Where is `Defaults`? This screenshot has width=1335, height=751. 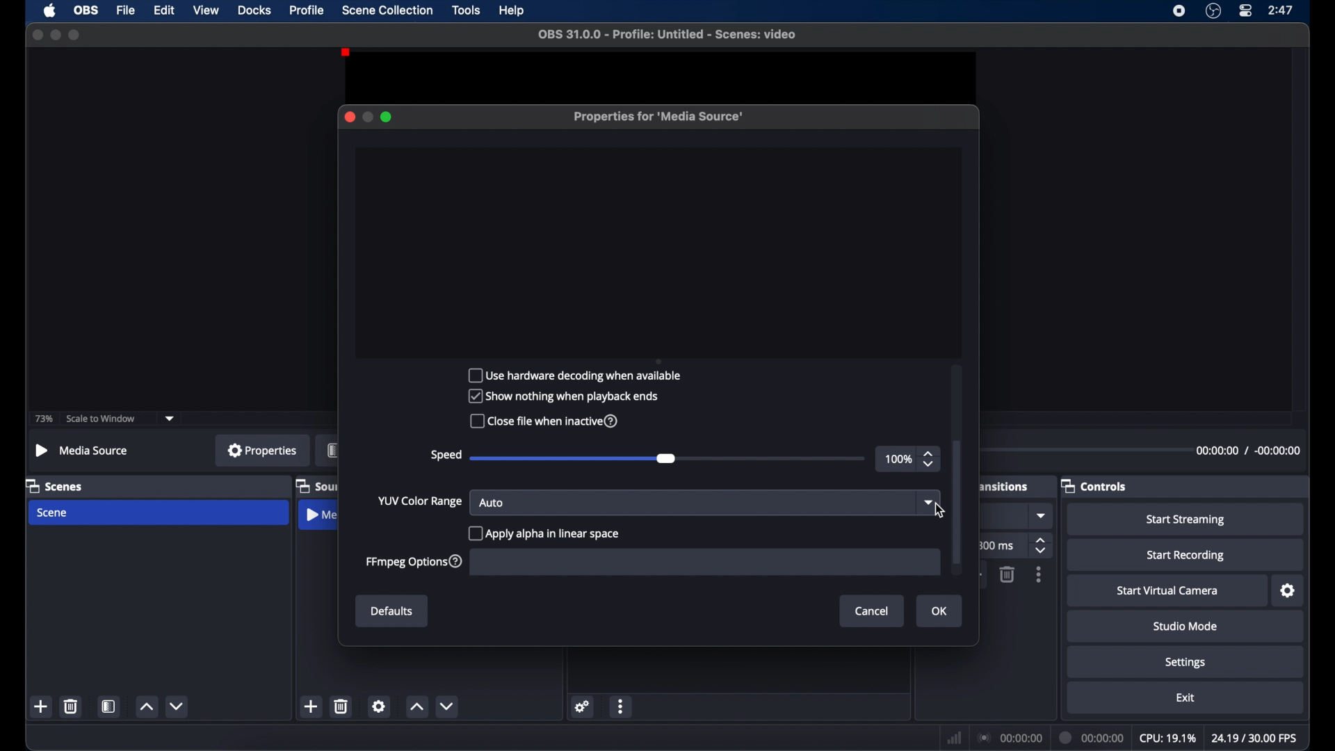
Defaults is located at coordinates (392, 611).